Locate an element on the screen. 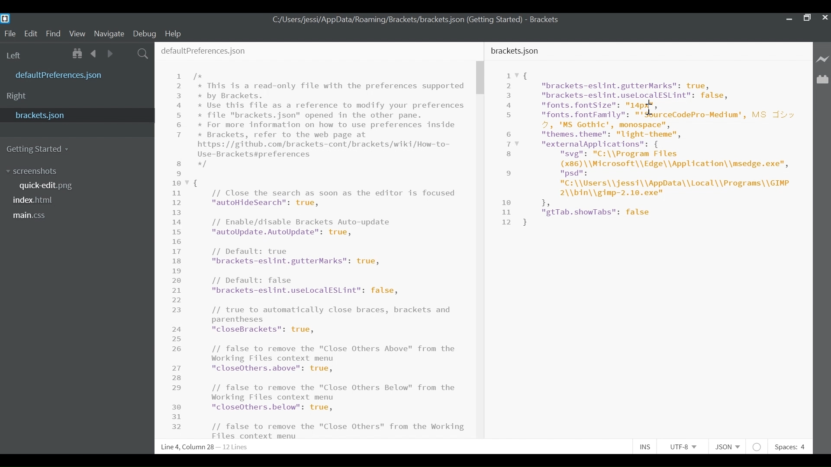  Getting Started is located at coordinates (39, 148).